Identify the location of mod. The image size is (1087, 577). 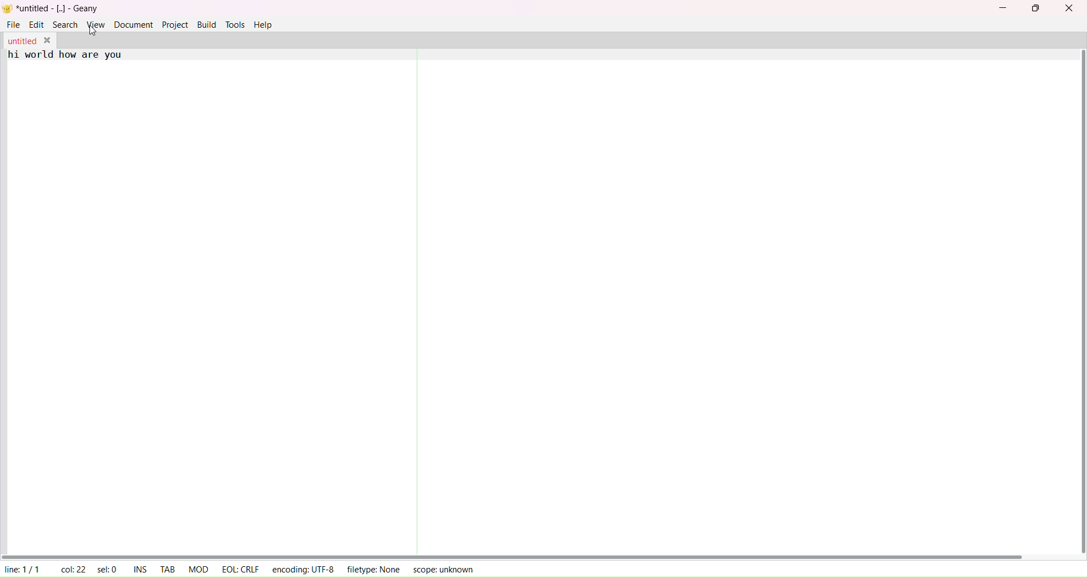
(196, 568).